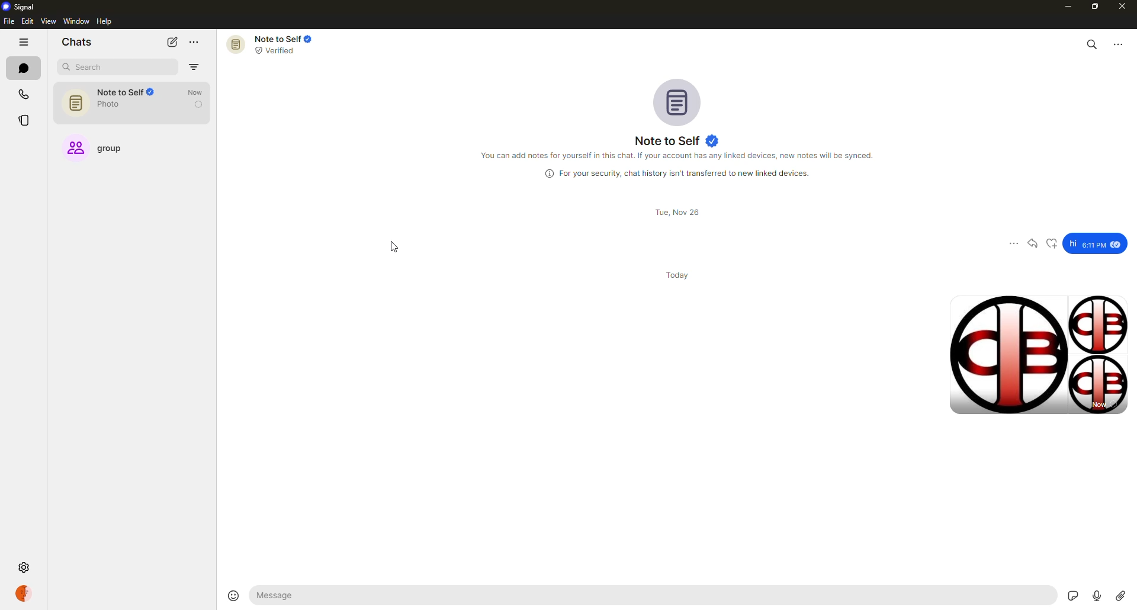 This screenshot has width=1137, height=610. I want to click on minimize, so click(1063, 7).